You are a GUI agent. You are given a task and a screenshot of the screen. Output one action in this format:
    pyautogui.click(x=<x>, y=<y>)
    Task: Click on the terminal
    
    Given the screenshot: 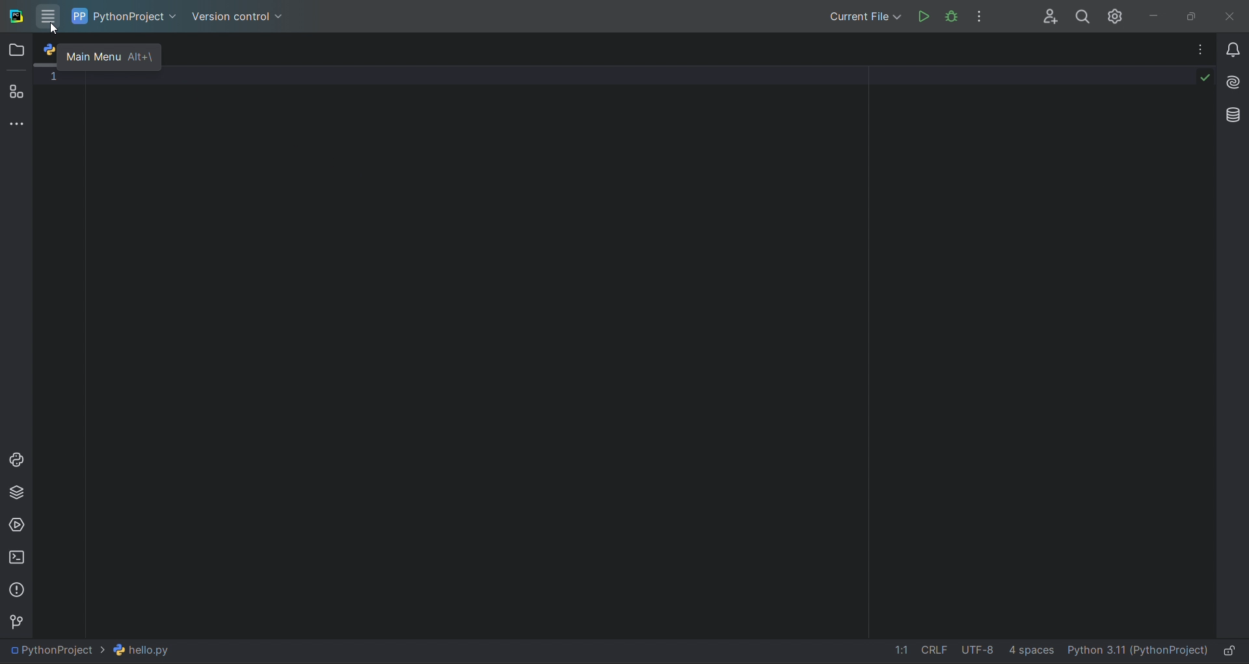 What is the action you would take?
    pyautogui.click(x=16, y=557)
    